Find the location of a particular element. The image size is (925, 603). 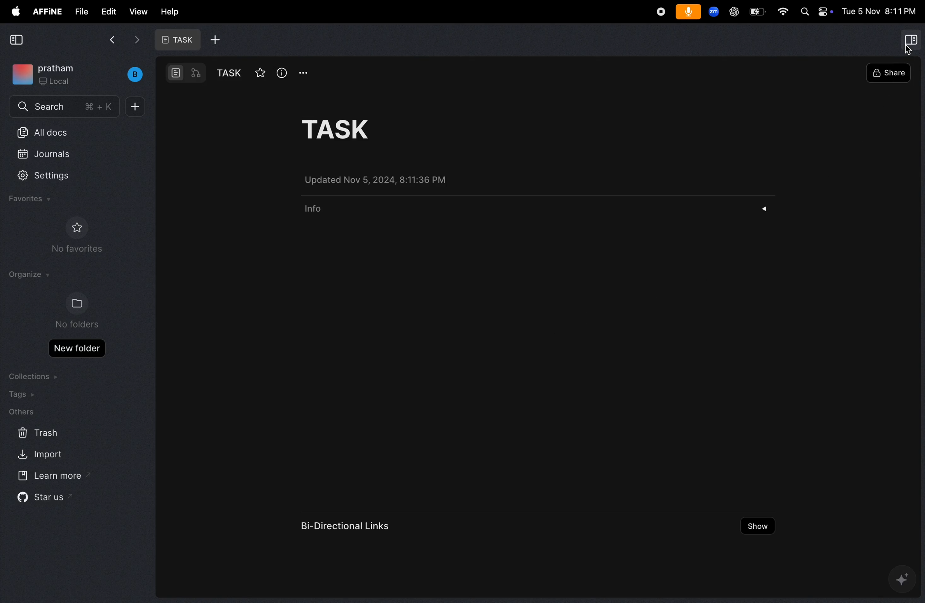

learn more is located at coordinates (52, 476).